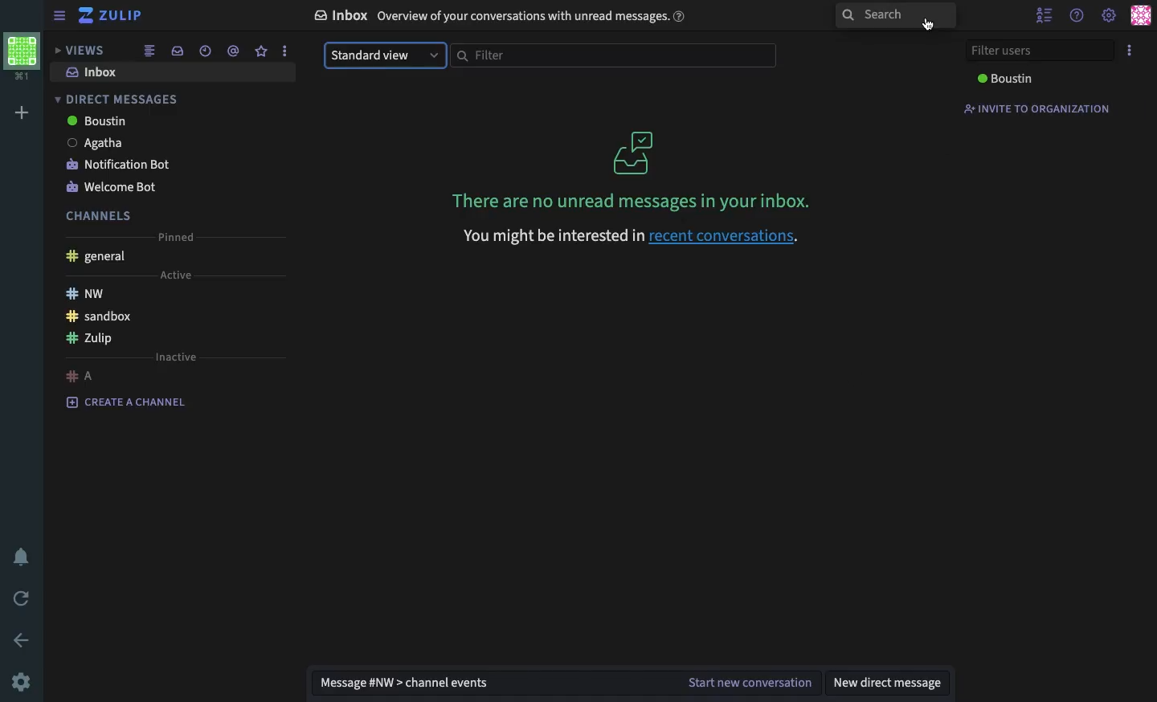  What do you see at coordinates (411, 683) in the screenshot?
I see `message nw channel events` at bounding box center [411, 683].